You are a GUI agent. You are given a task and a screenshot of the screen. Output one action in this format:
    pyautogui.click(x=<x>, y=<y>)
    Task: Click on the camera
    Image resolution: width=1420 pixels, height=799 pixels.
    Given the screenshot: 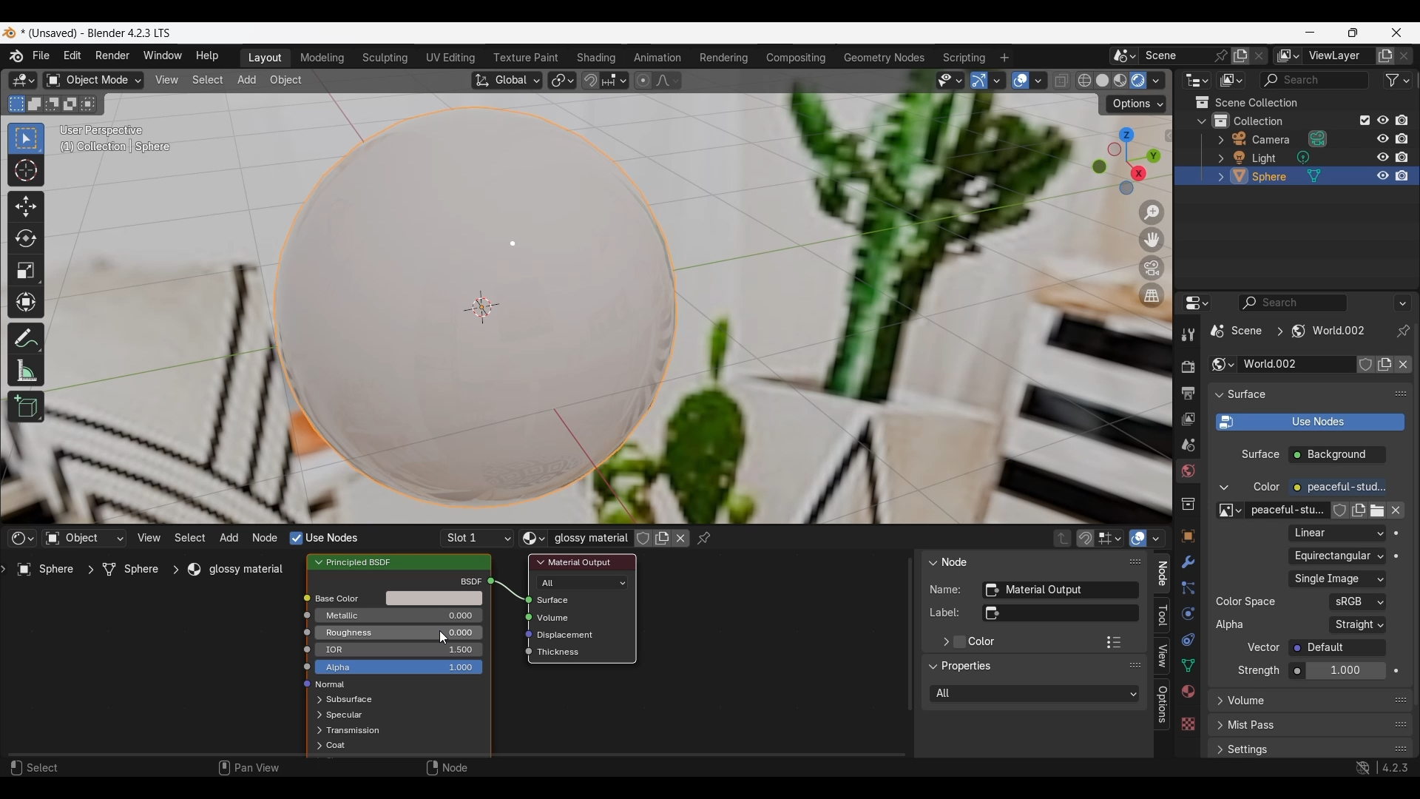 What is the action you would take?
    pyautogui.click(x=1273, y=140)
    